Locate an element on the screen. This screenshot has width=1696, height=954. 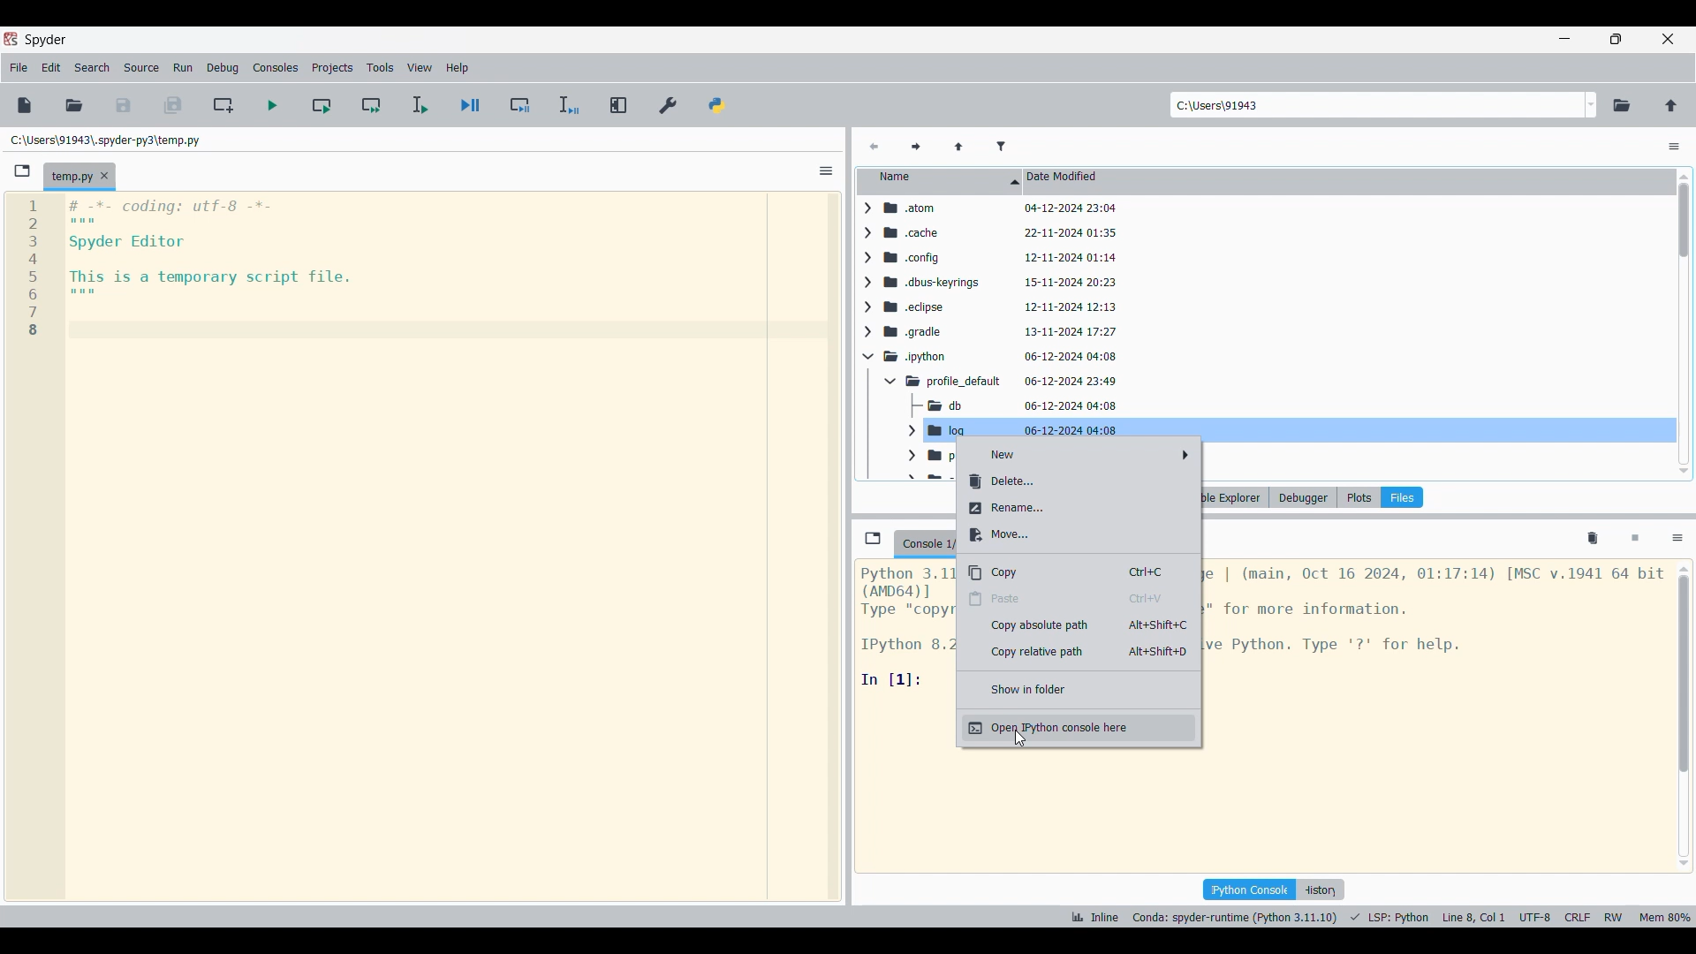
Help menu is located at coordinates (457, 68).